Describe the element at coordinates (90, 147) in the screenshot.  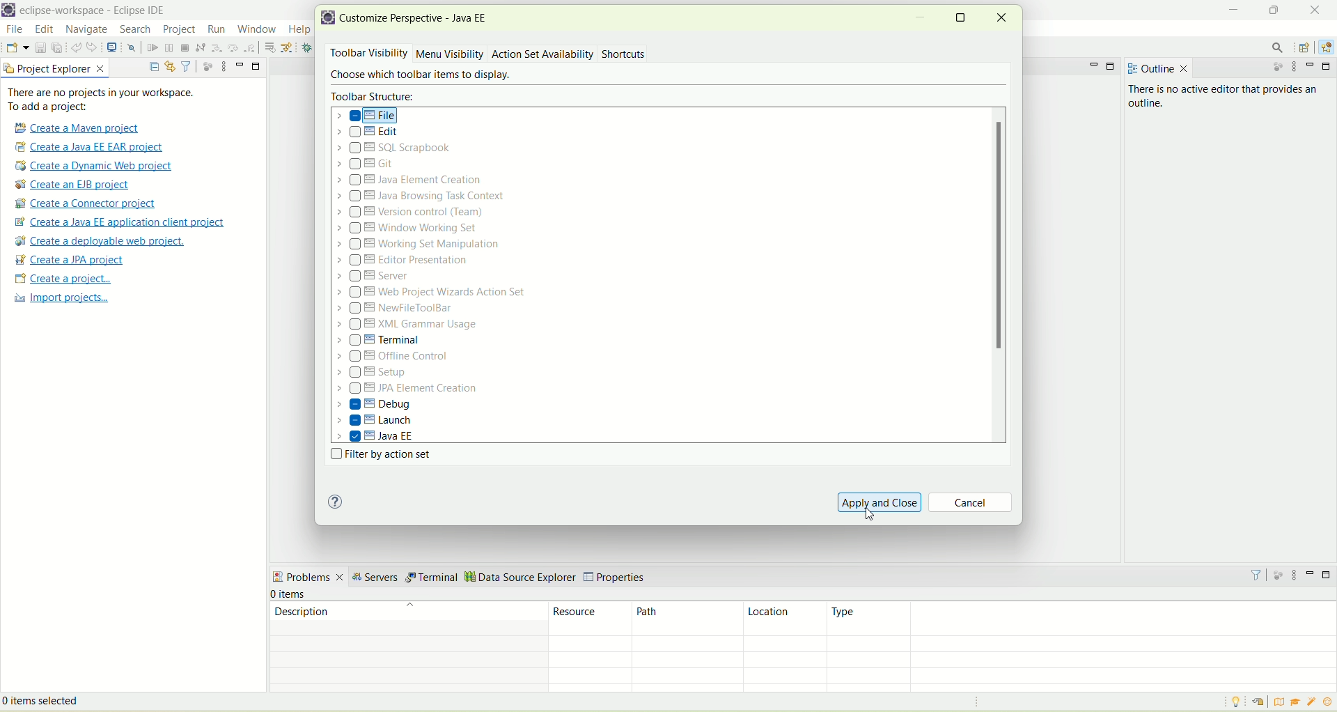
I see `create a Java EE EAR project` at that location.